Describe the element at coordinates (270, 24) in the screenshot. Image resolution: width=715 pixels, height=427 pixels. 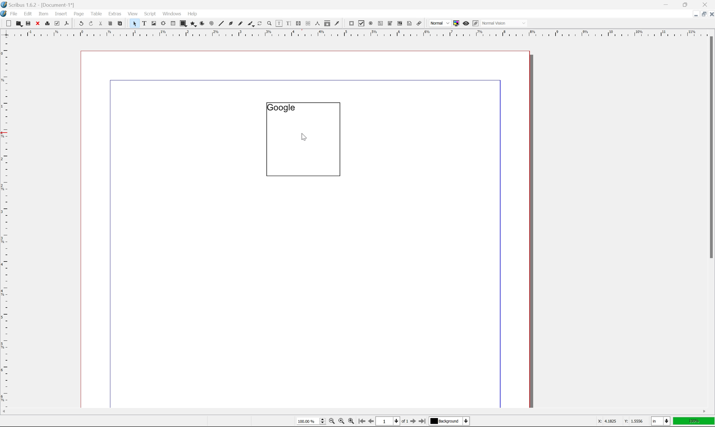
I see `zoom in or zoom out` at that location.